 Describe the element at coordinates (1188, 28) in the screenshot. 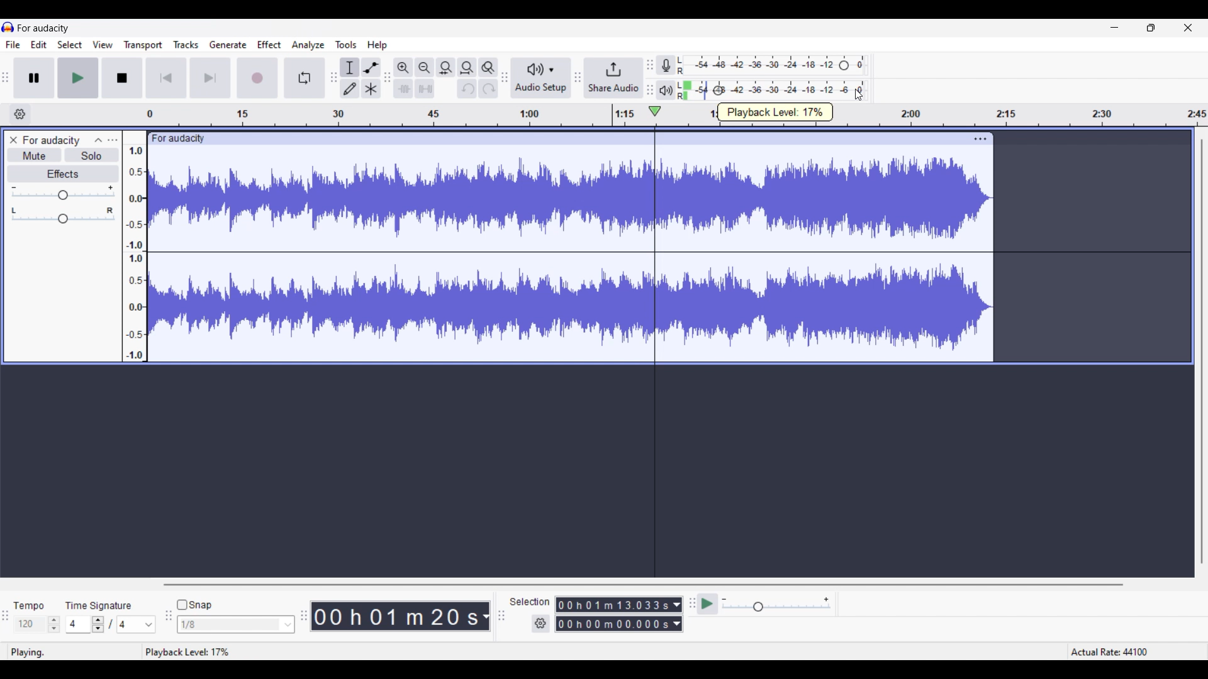

I see `Close interface` at that location.